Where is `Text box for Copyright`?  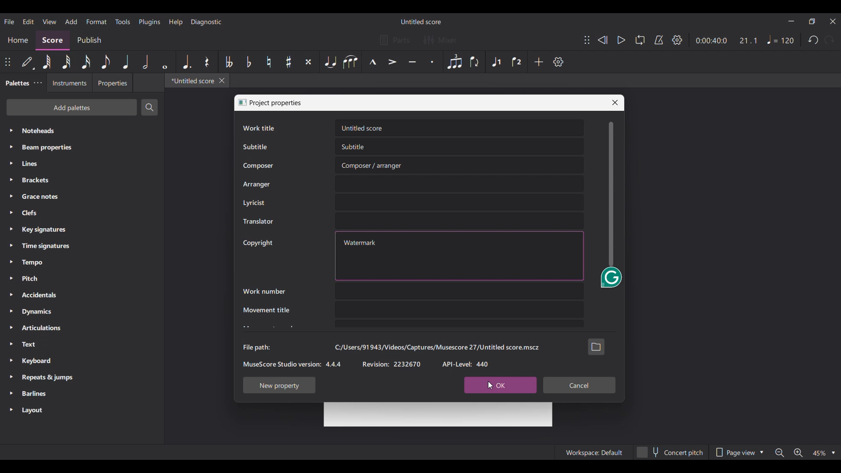 Text box for Copyright is located at coordinates (482, 256).